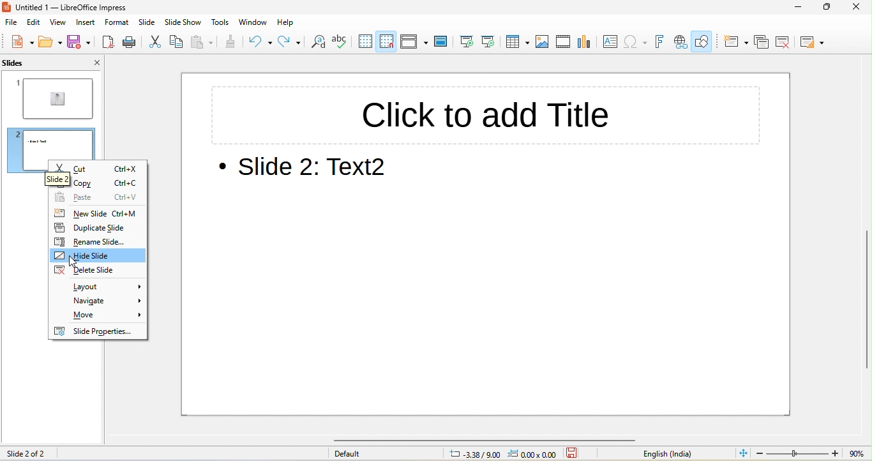  I want to click on new, so click(19, 43).